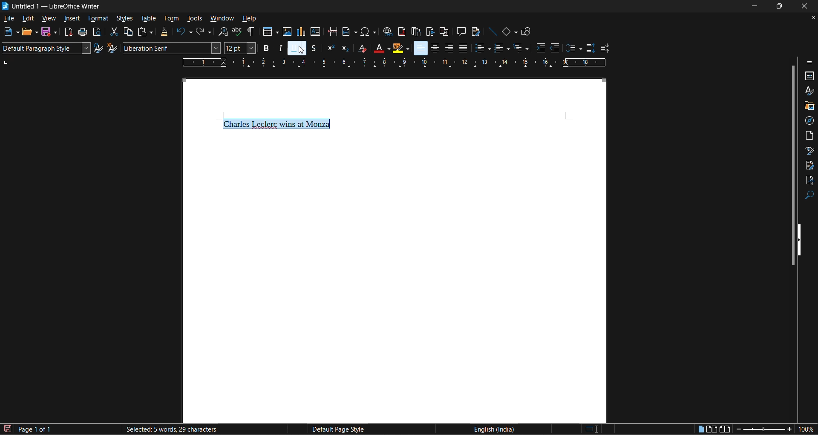  Describe the element at coordinates (278, 124) in the screenshot. I see `selected text` at that location.